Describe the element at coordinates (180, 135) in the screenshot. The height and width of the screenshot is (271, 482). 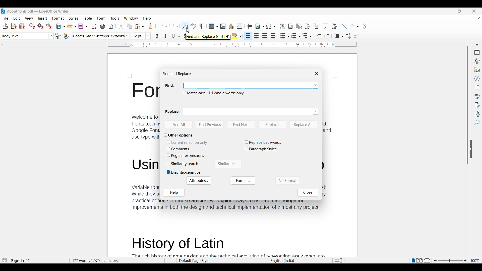
I see `Collapse Other options section` at that location.